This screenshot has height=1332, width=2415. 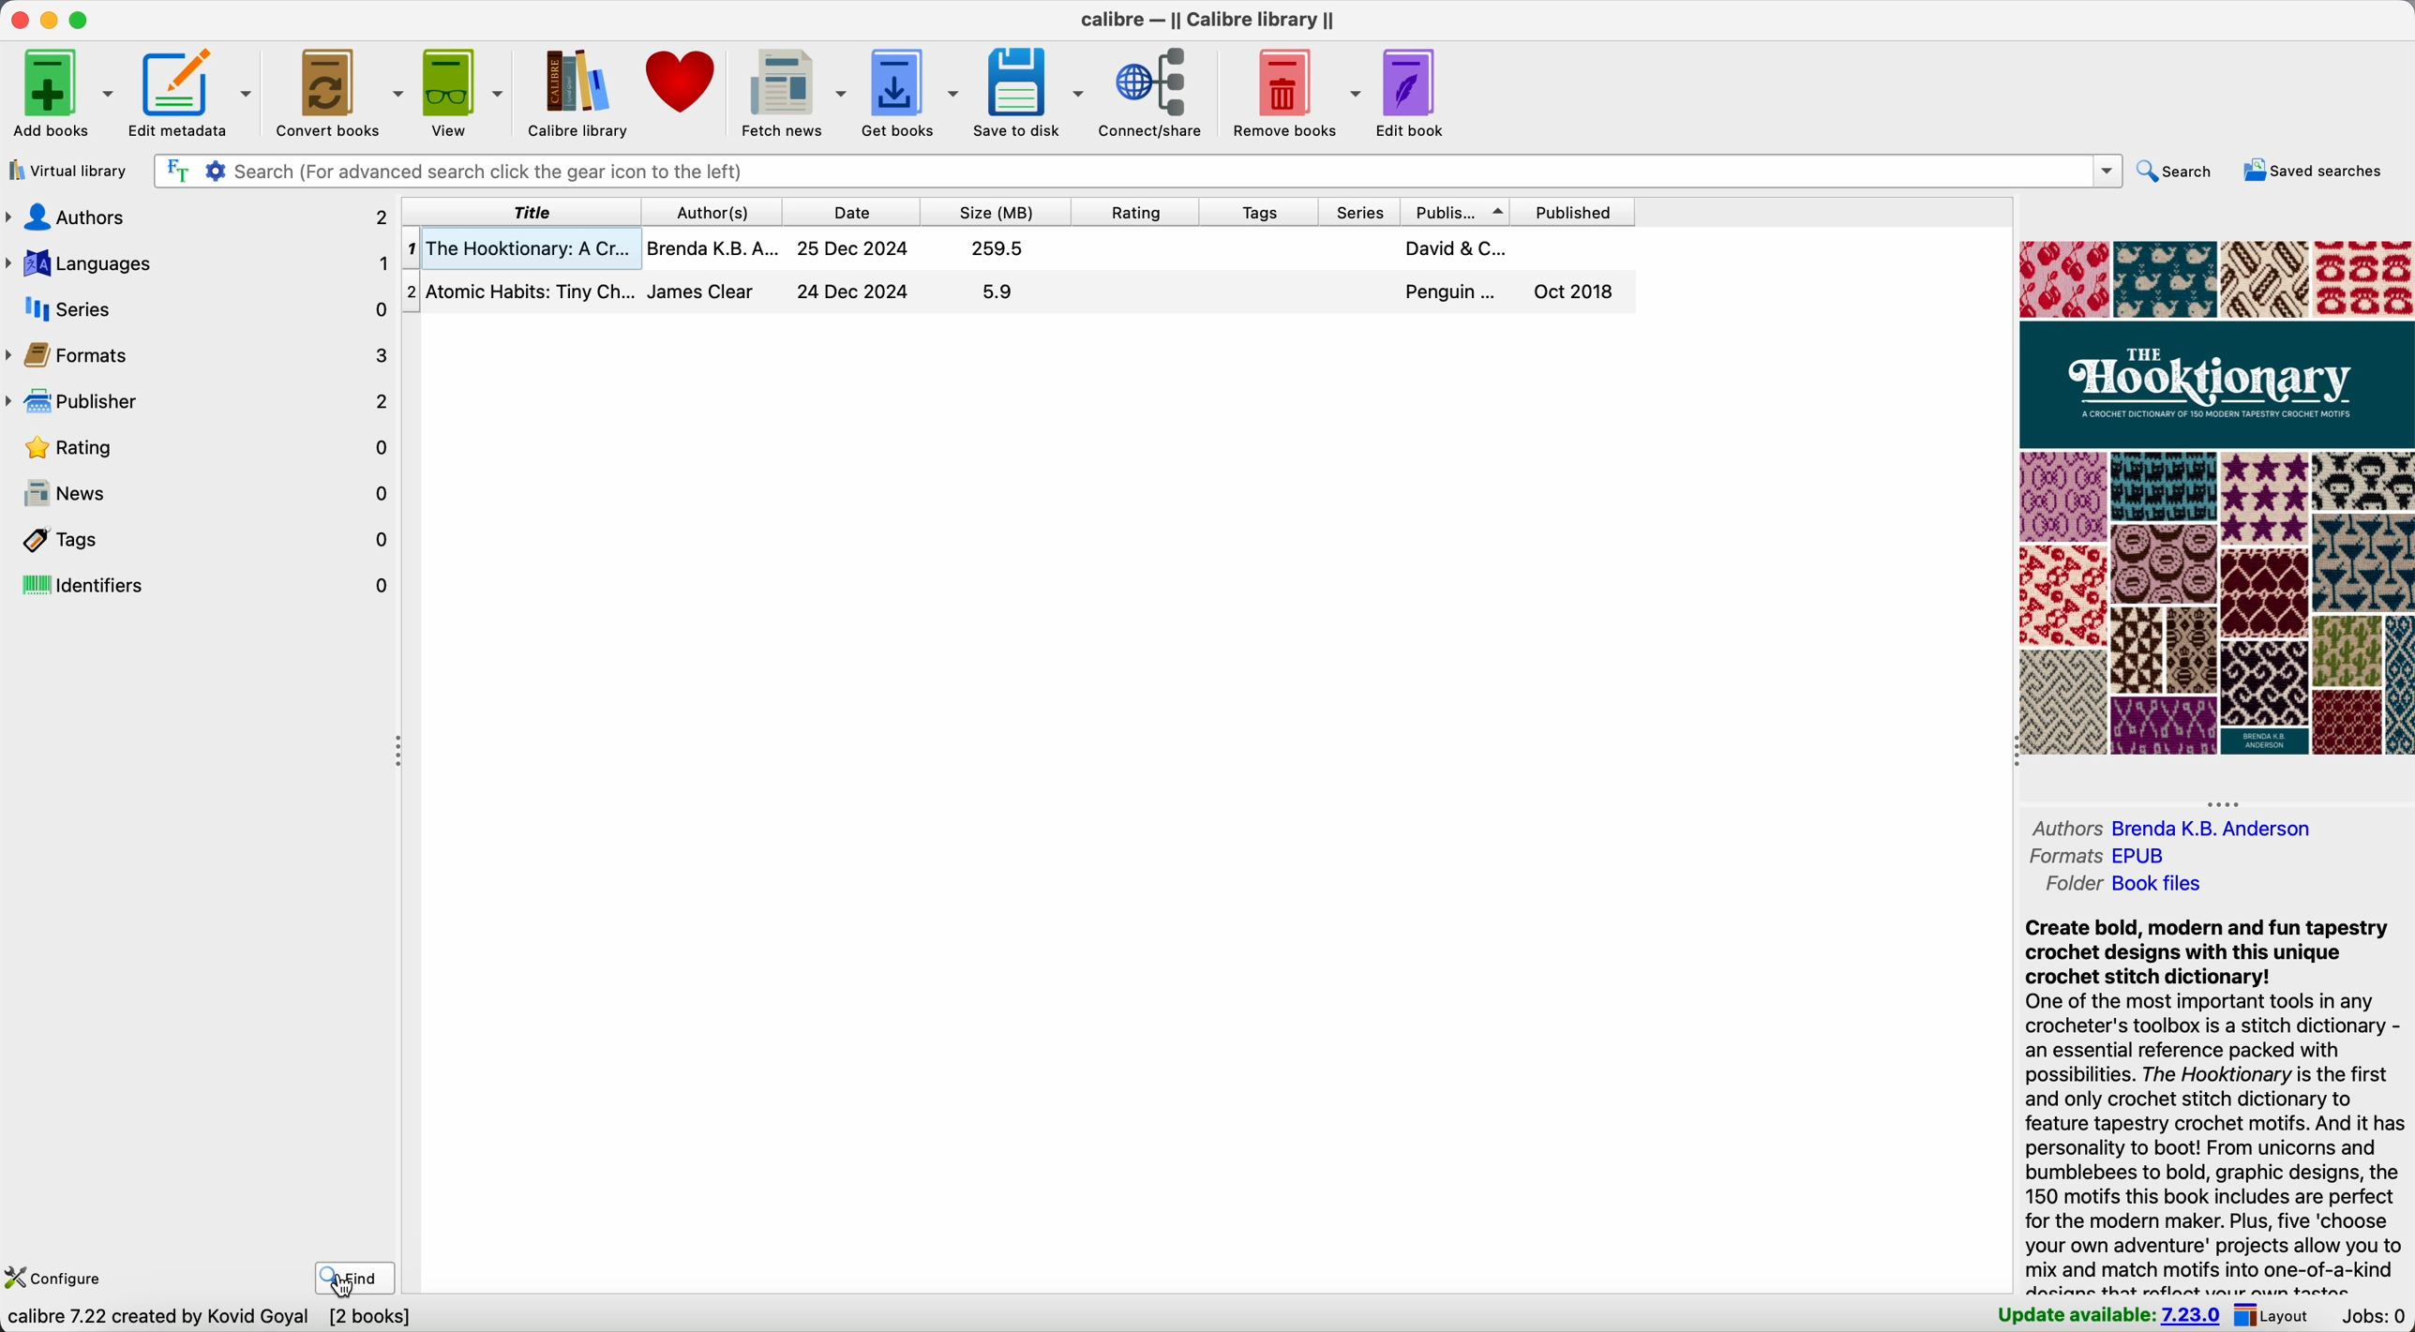 What do you see at coordinates (217, 1320) in the screenshot?
I see `data` at bounding box center [217, 1320].